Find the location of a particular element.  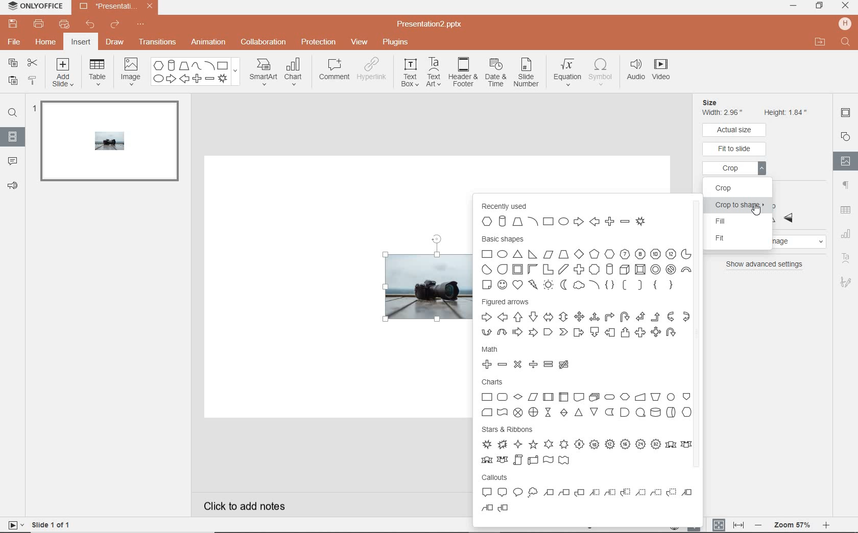

hp is located at coordinates (845, 23).